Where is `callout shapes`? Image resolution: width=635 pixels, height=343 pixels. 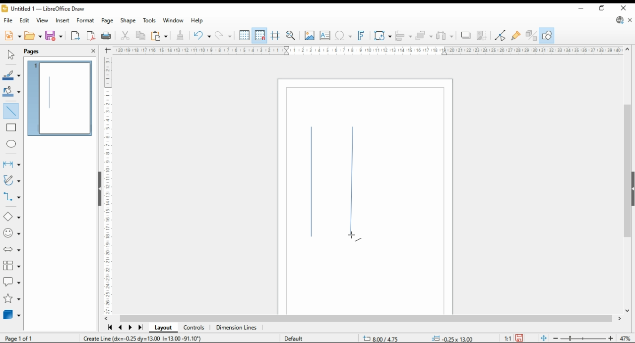 callout shapes is located at coordinates (12, 282).